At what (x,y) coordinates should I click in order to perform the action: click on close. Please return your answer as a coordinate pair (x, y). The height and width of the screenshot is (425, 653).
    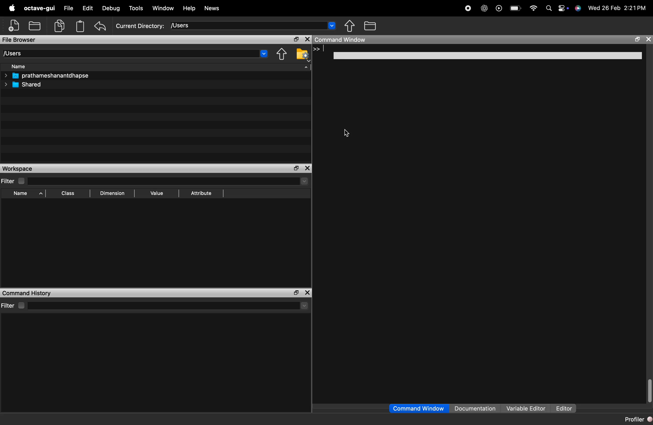
    Looking at the image, I should click on (648, 40).